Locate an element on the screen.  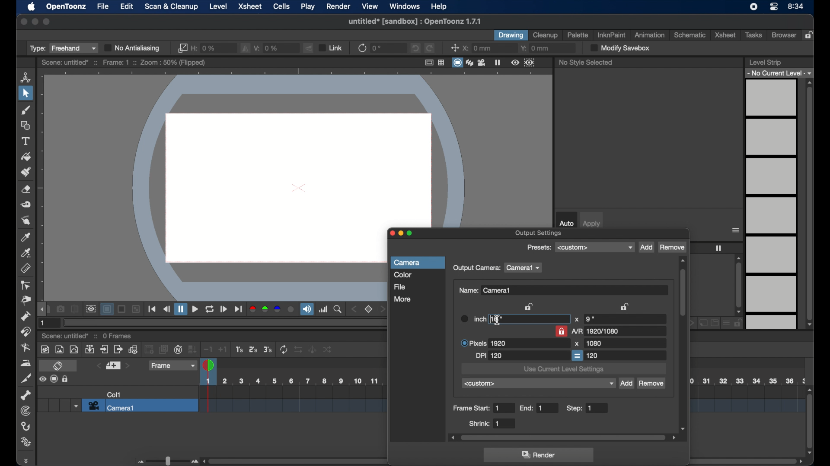
preview is located at coordinates (523, 63).